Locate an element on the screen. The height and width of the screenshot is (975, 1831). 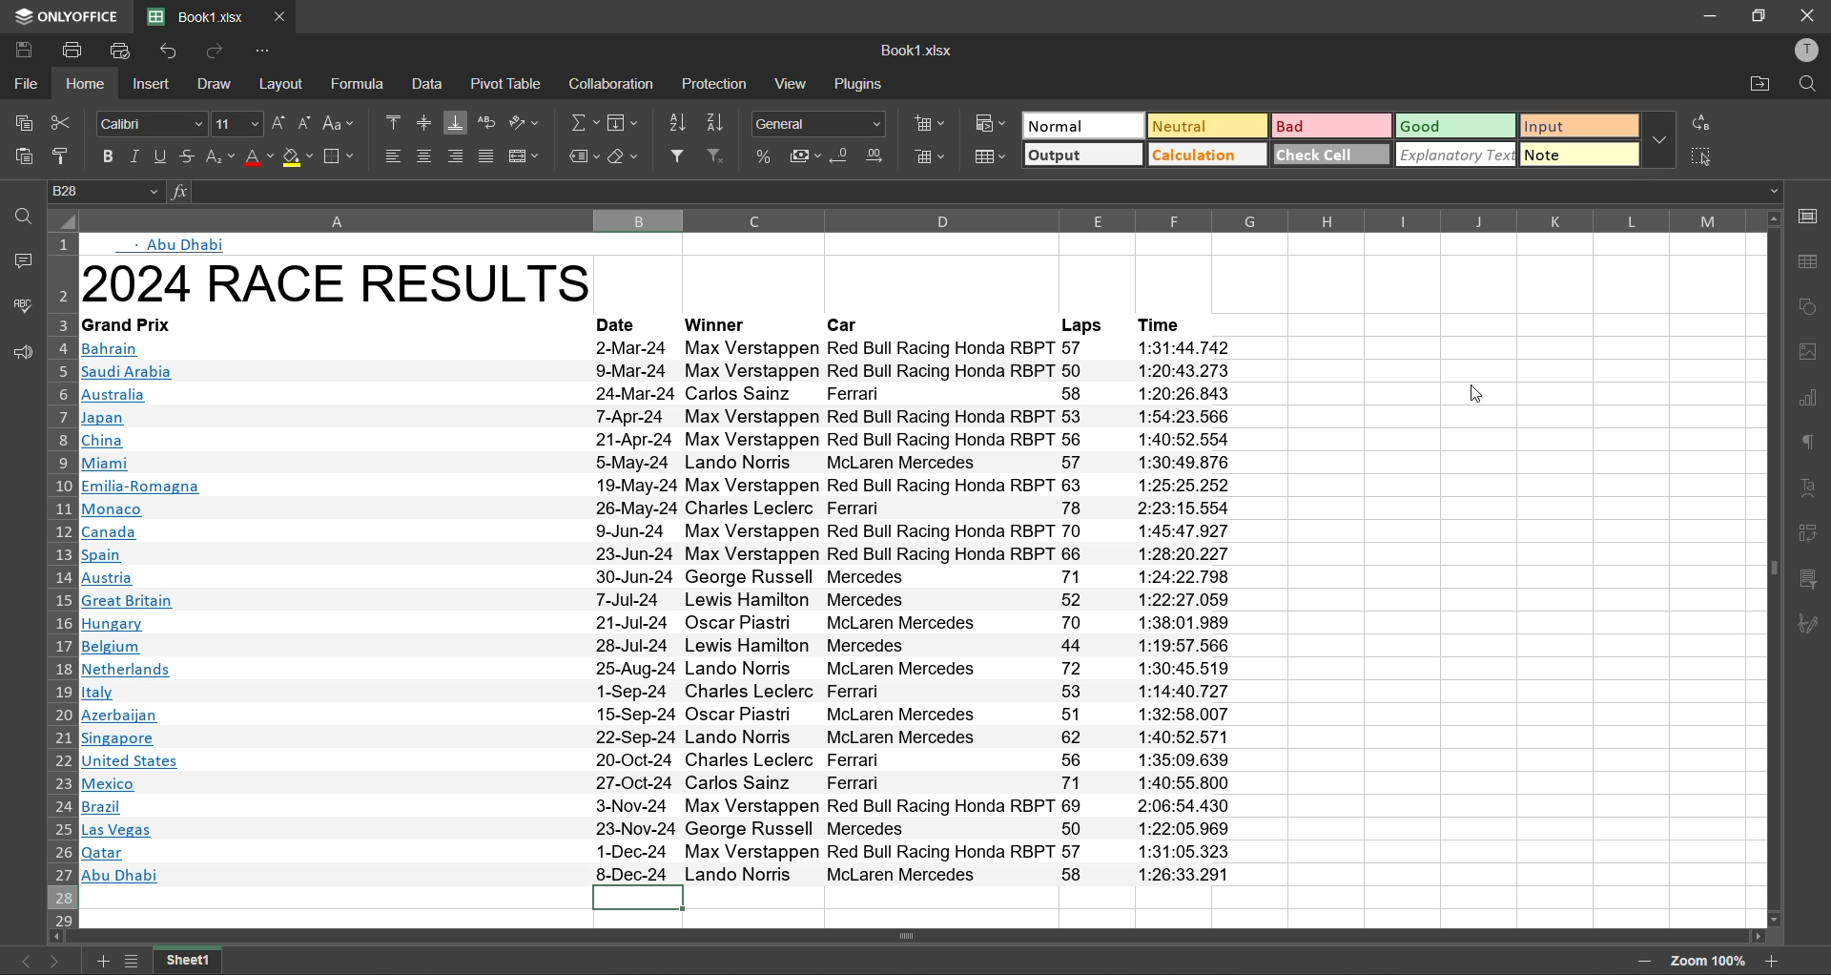
delete cells is located at coordinates (934, 156).